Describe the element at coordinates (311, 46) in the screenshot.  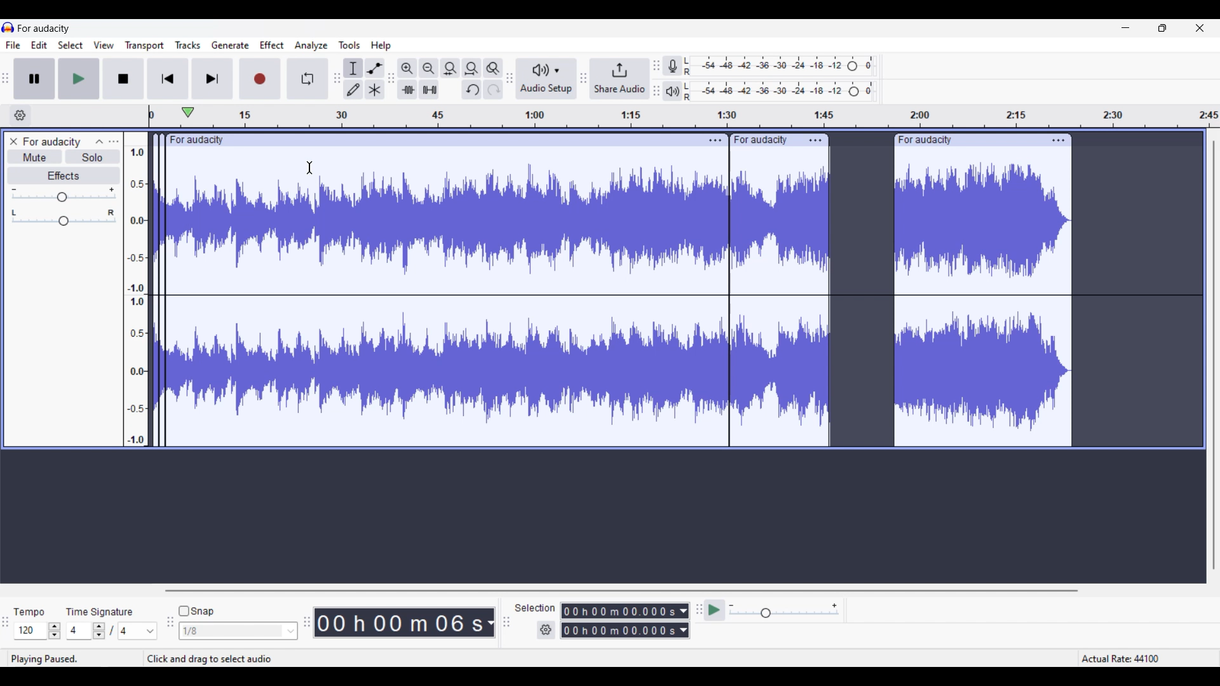
I see `Analyze menu` at that location.